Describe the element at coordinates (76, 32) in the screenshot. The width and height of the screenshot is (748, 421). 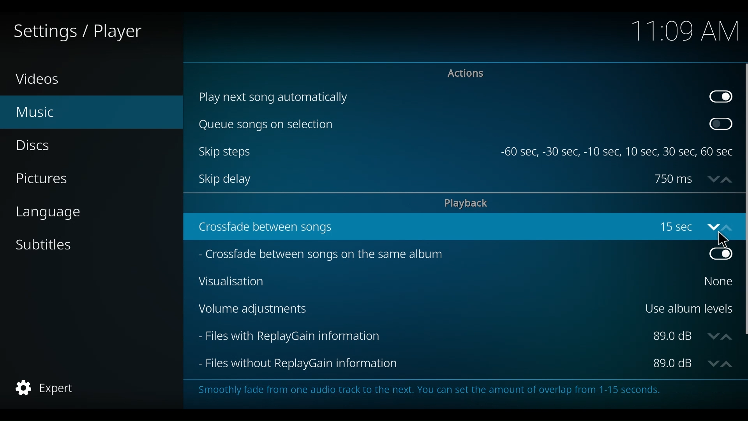
I see `Settings/Player` at that location.